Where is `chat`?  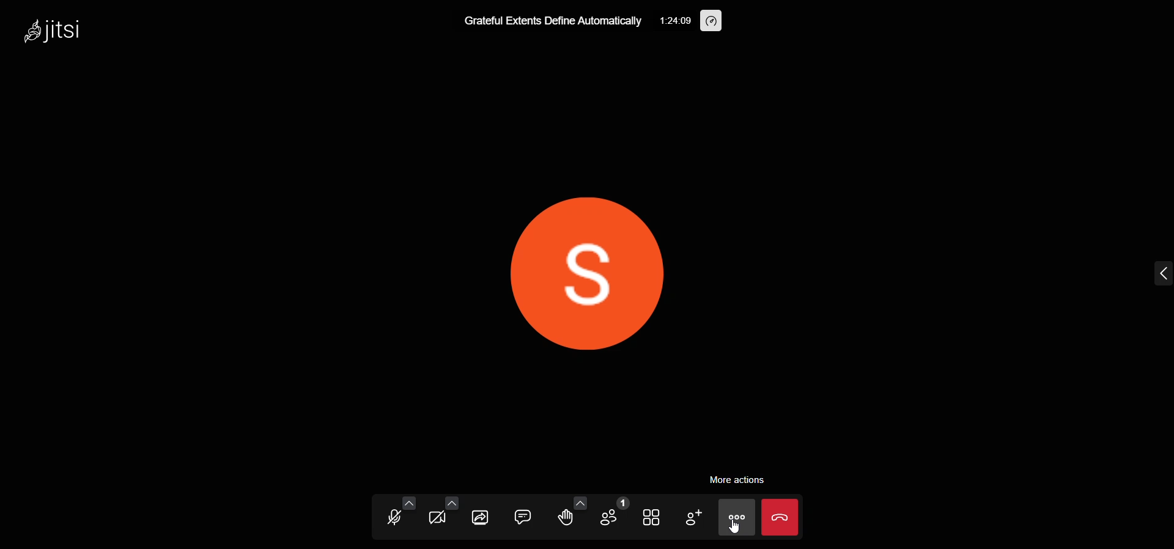
chat is located at coordinates (522, 516).